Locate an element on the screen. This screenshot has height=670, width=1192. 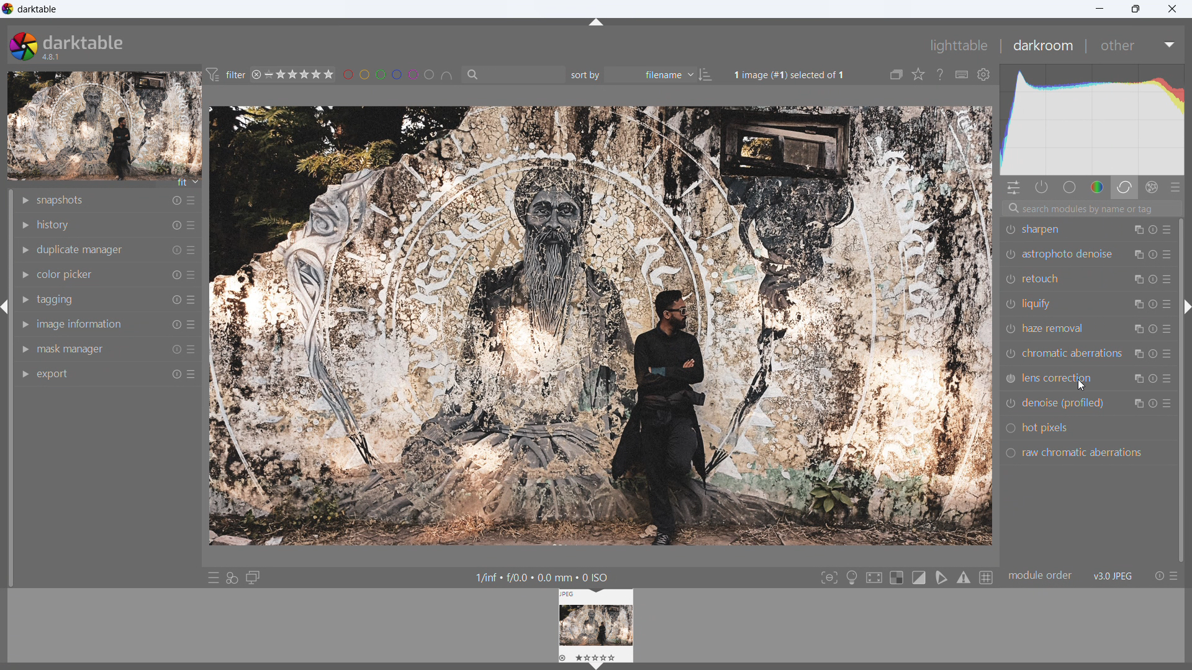
show module is located at coordinates (25, 350).